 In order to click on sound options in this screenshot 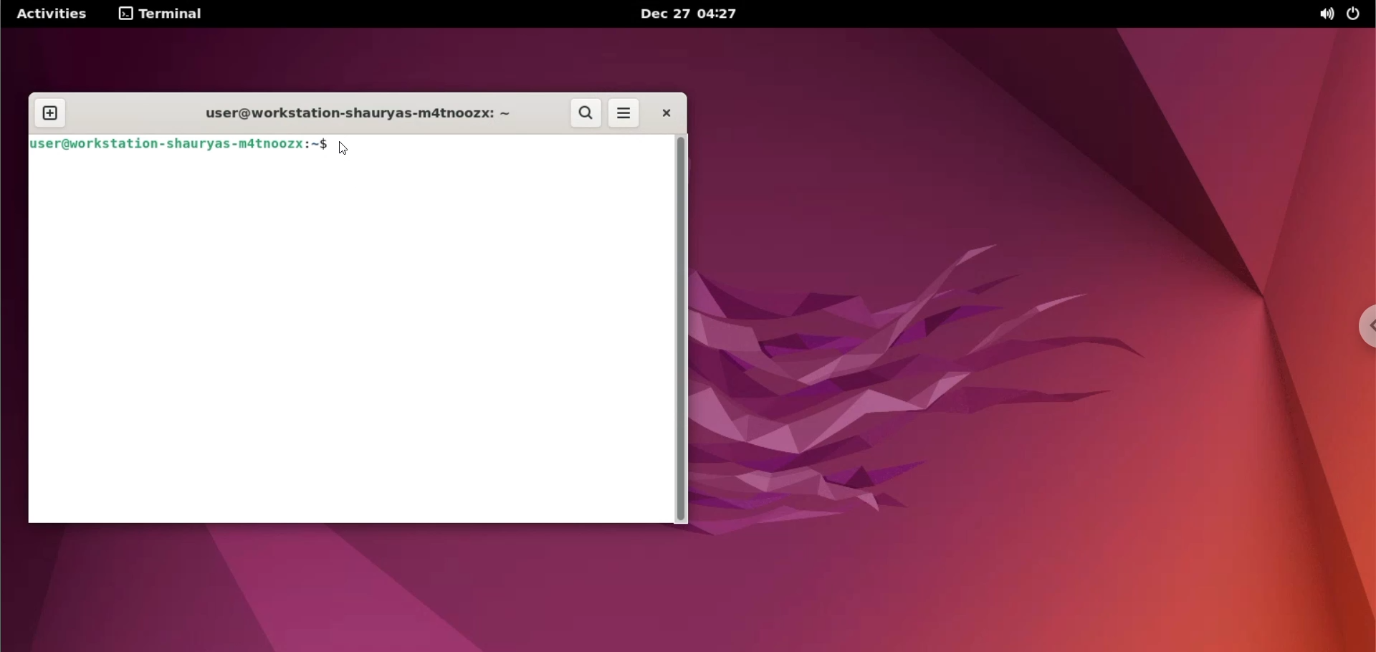, I will do `click(1325, 15)`.